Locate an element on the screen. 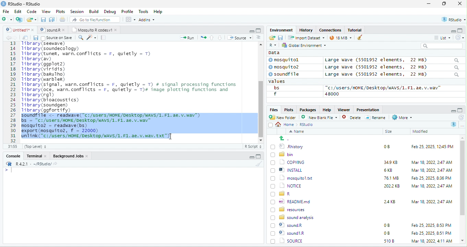 The width and height of the screenshot is (467, 247). Uninstall.exe is located at coordinates (291, 240).